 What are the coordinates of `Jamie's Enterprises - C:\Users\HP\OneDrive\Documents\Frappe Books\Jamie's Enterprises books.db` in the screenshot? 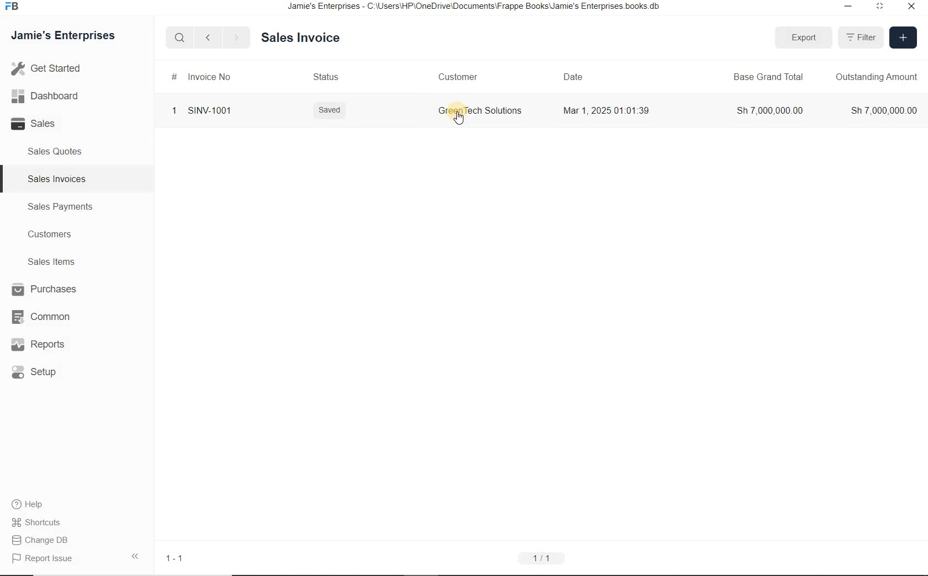 It's located at (477, 7).